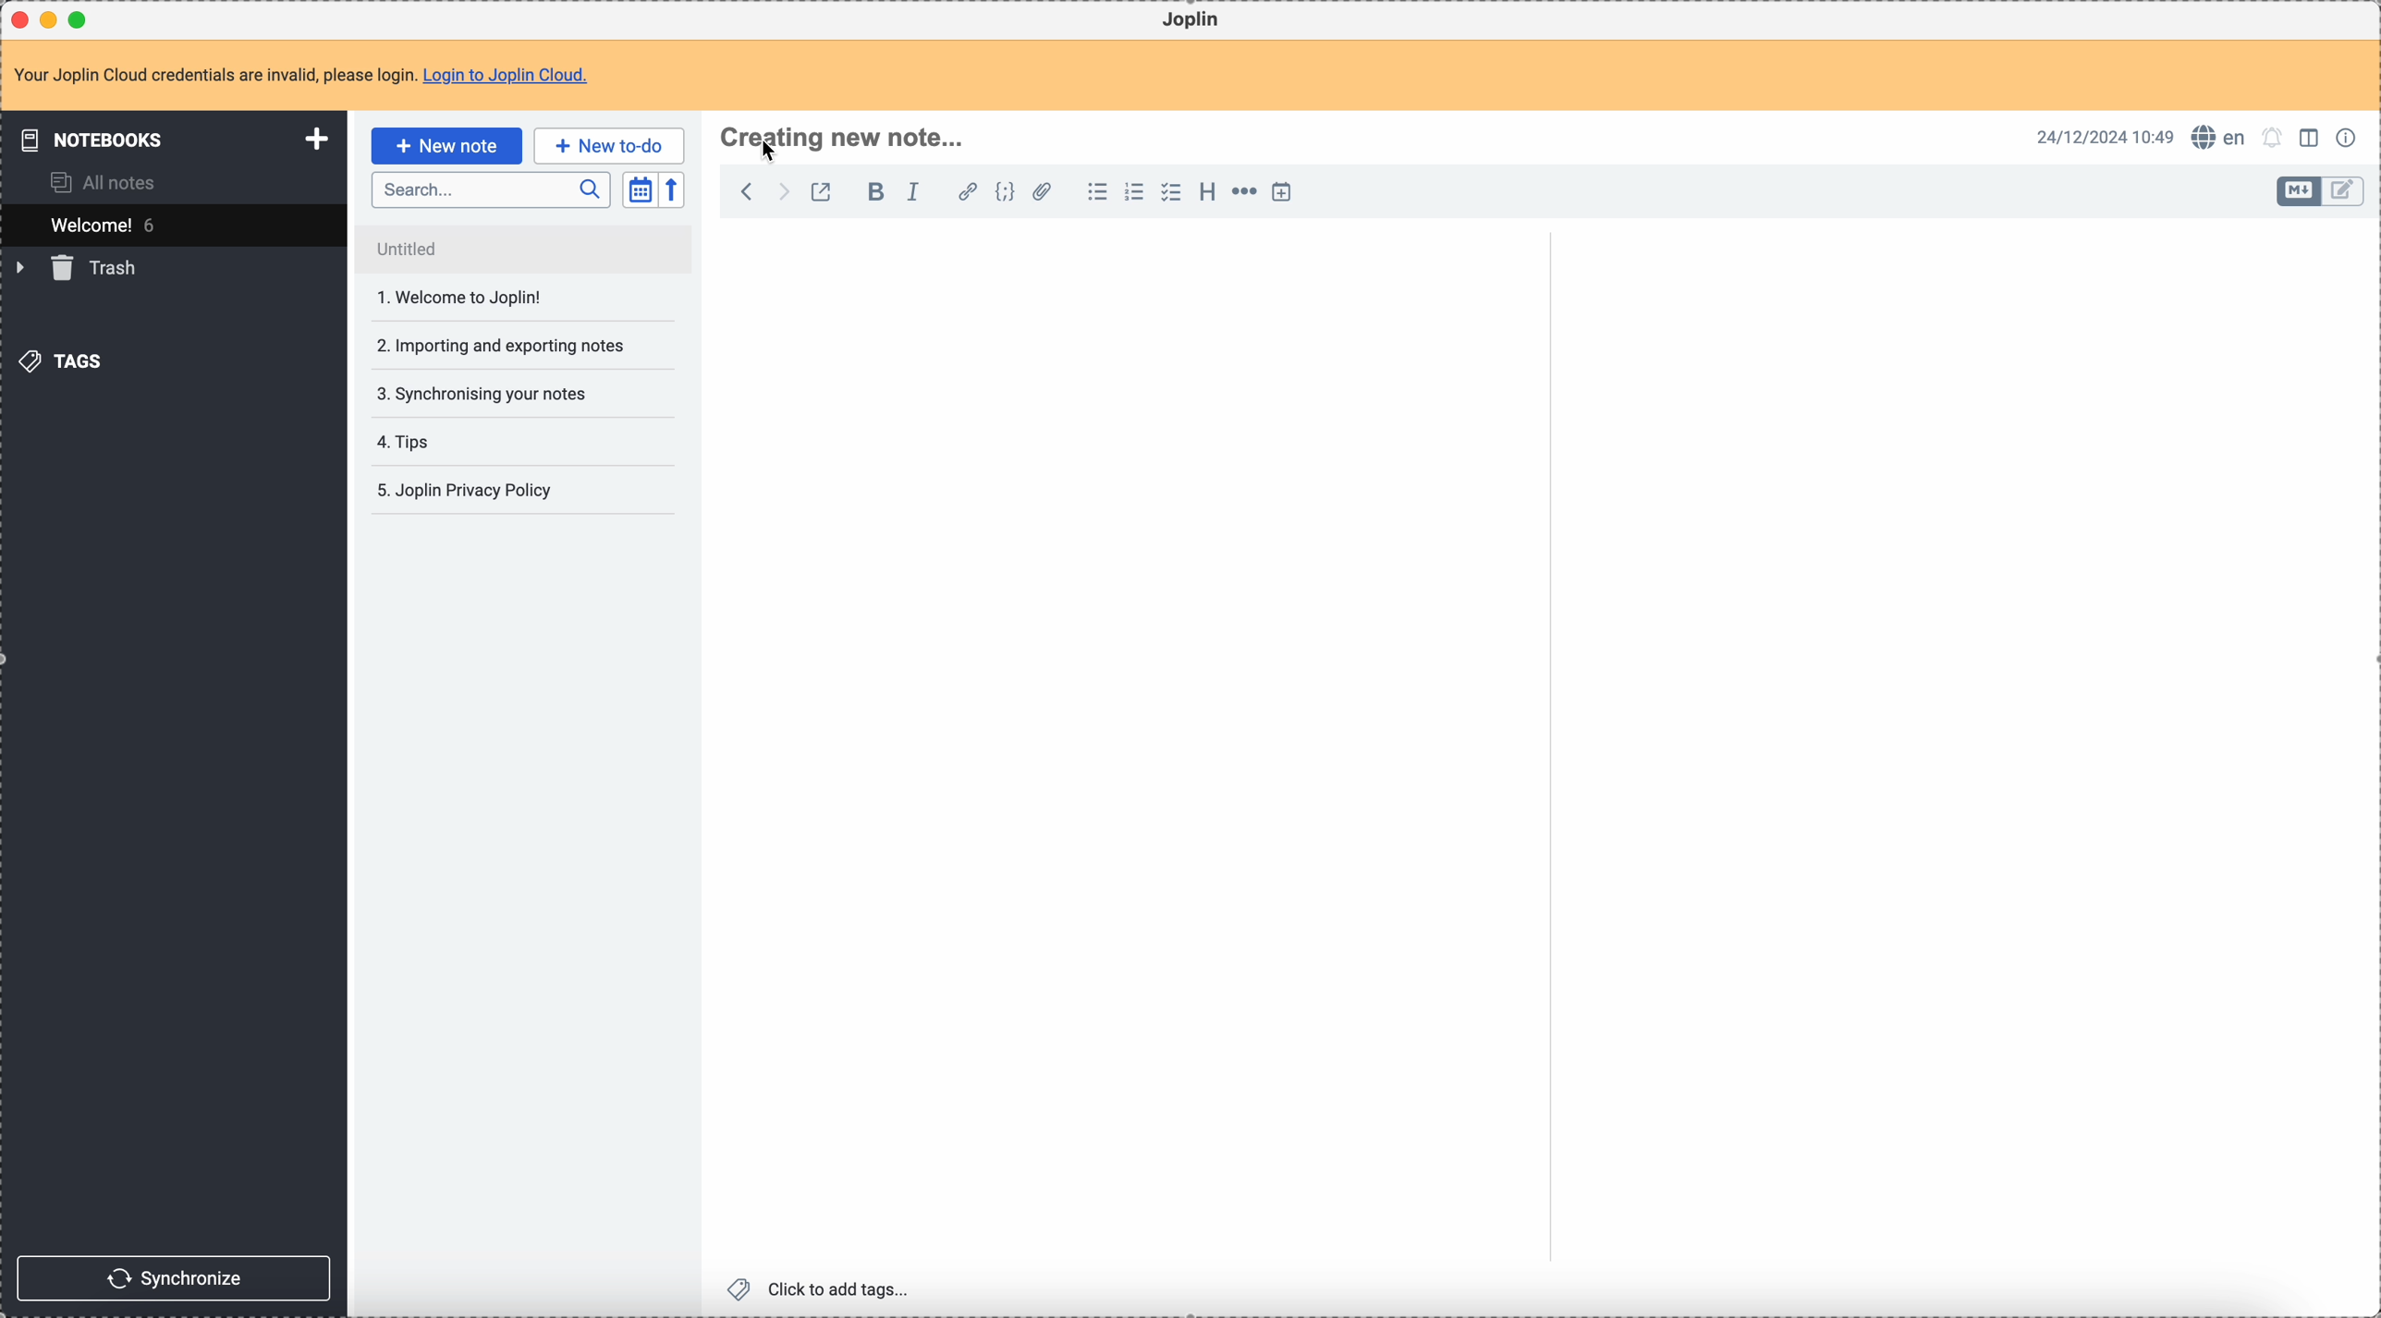  What do you see at coordinates (2350, 136) in the screenshot?
I see `note properties` at bounding box center [2350, 136].